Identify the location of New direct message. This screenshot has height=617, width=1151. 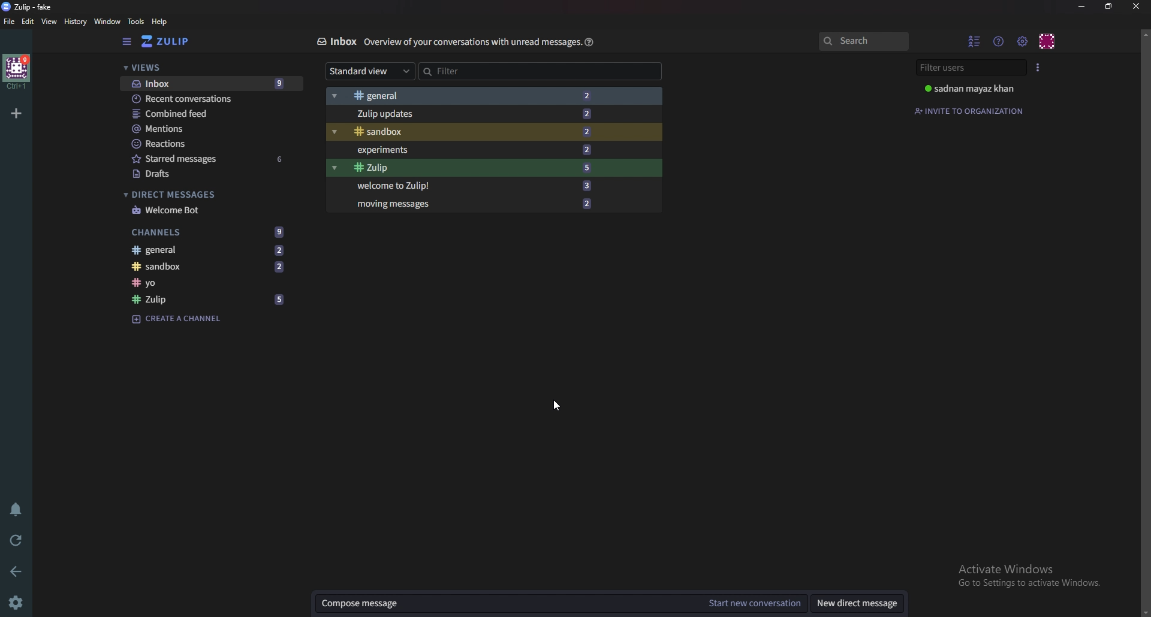
(860, 603).